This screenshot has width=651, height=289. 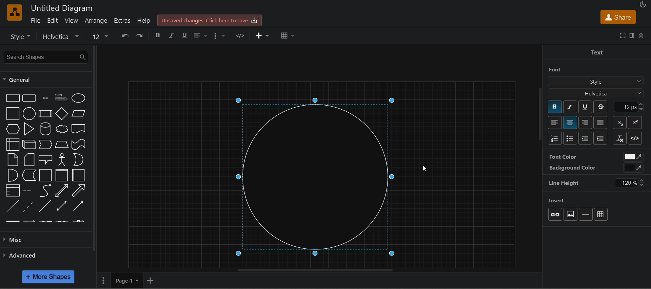 What do you see at coordinates (555, 138) in the screenshot?
I see `numbered list` at bounding box center [555, 138].